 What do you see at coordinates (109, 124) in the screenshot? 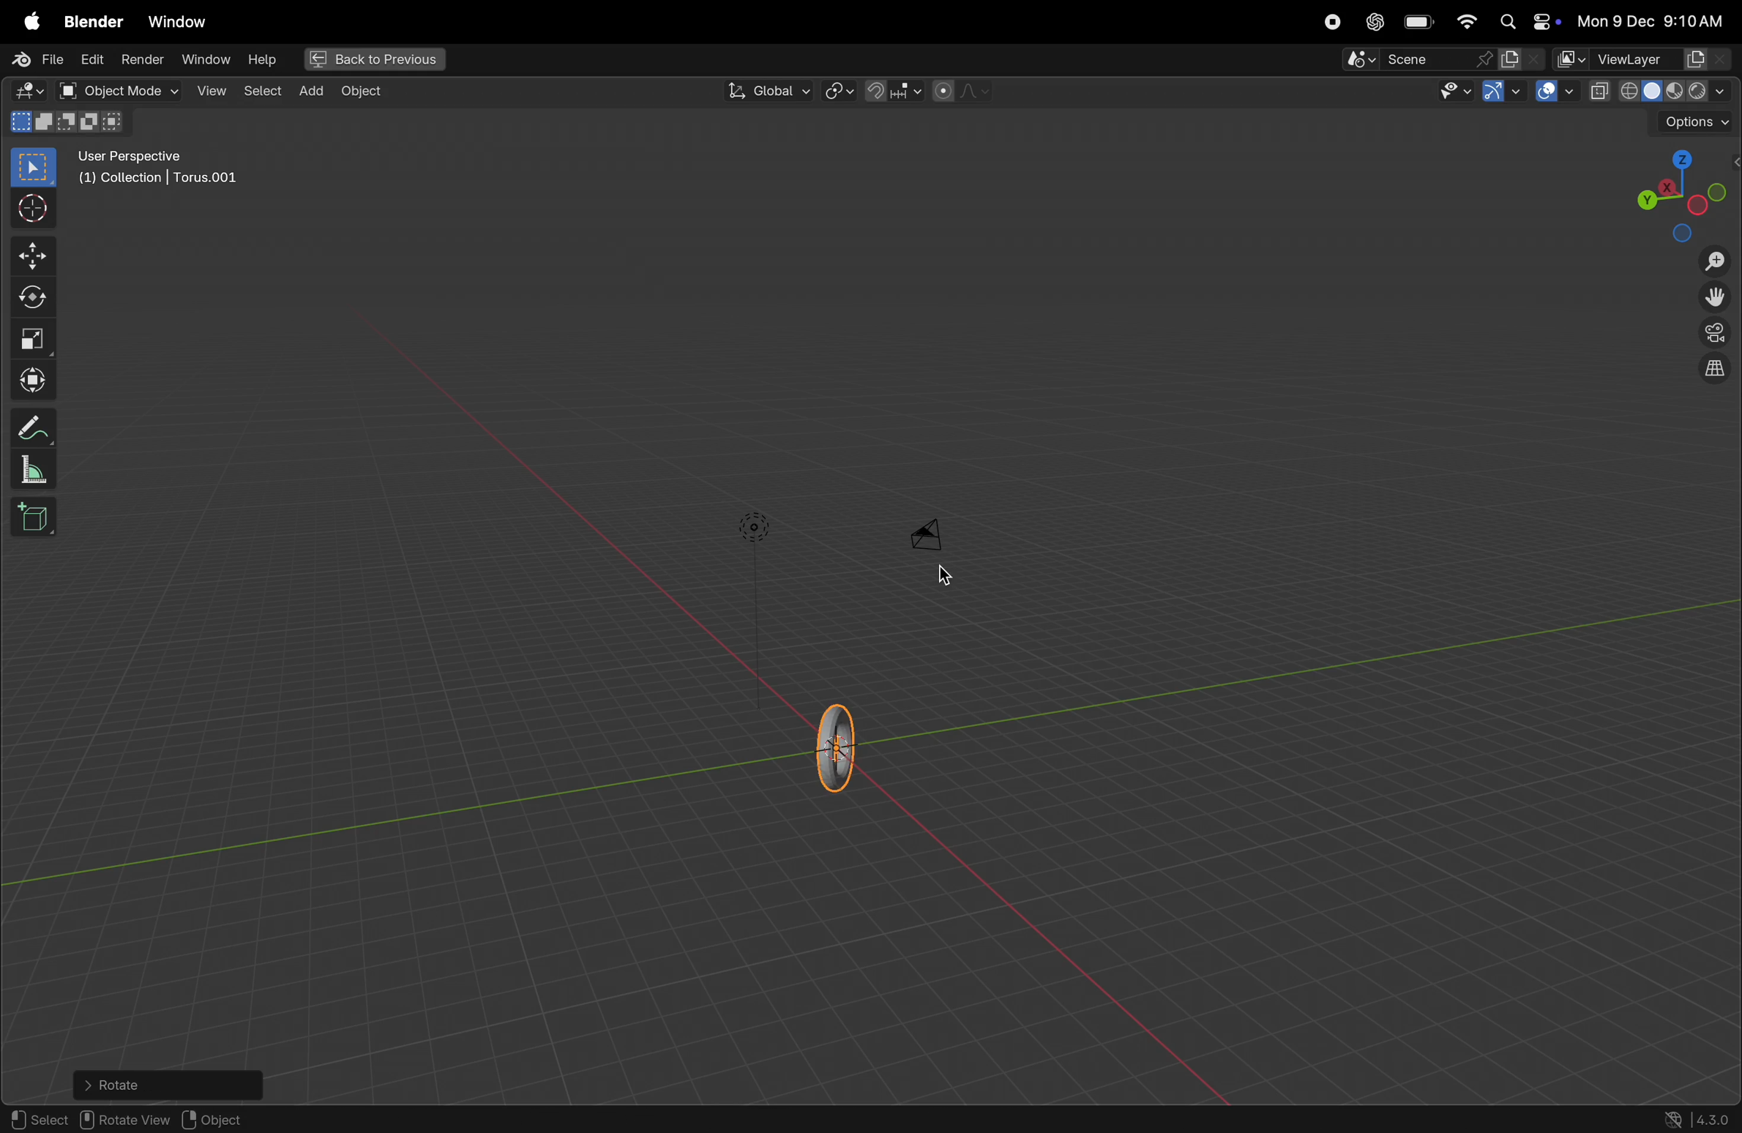
I see `90 degrees` at bounding box center [109, 124].